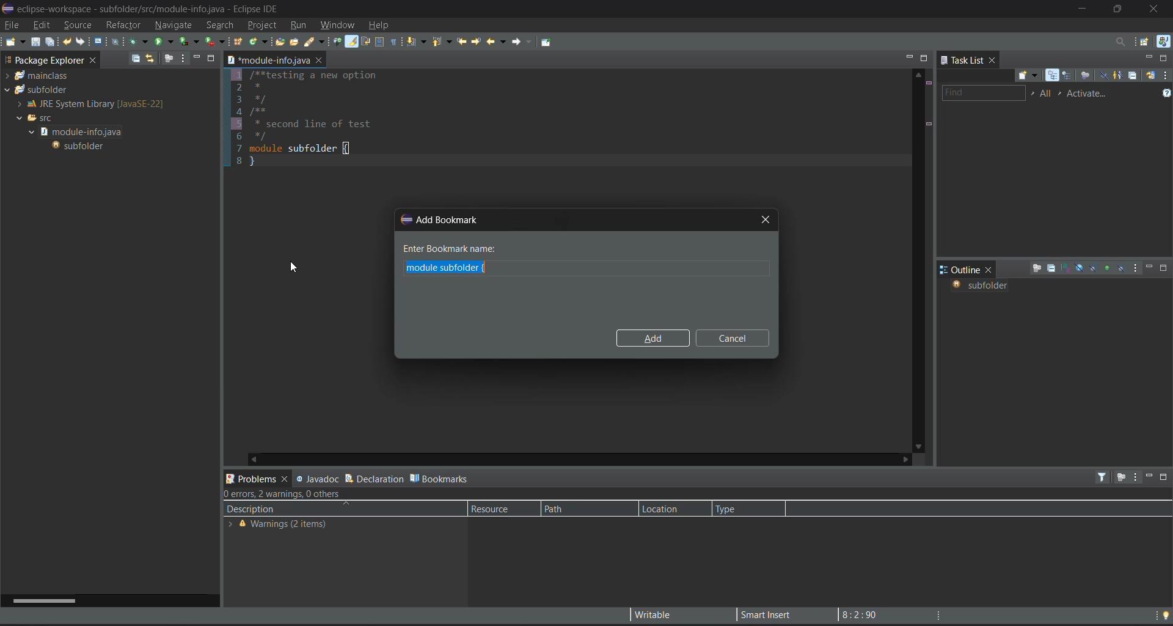 This screenshot has width=1173, height=626. Describe the element at coordinates (657, 615) in the screenshot. I see `writable` at that location.